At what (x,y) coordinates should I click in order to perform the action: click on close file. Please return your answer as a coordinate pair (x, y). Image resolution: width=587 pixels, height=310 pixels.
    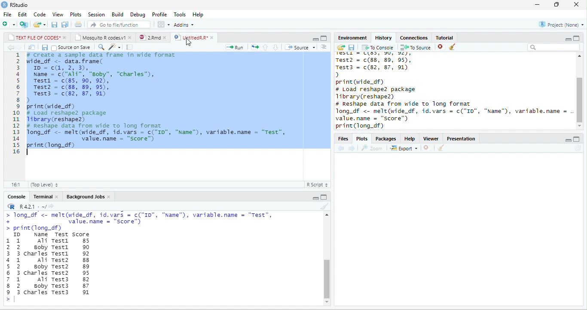
    Looking at the image, I should click on (441, 47).